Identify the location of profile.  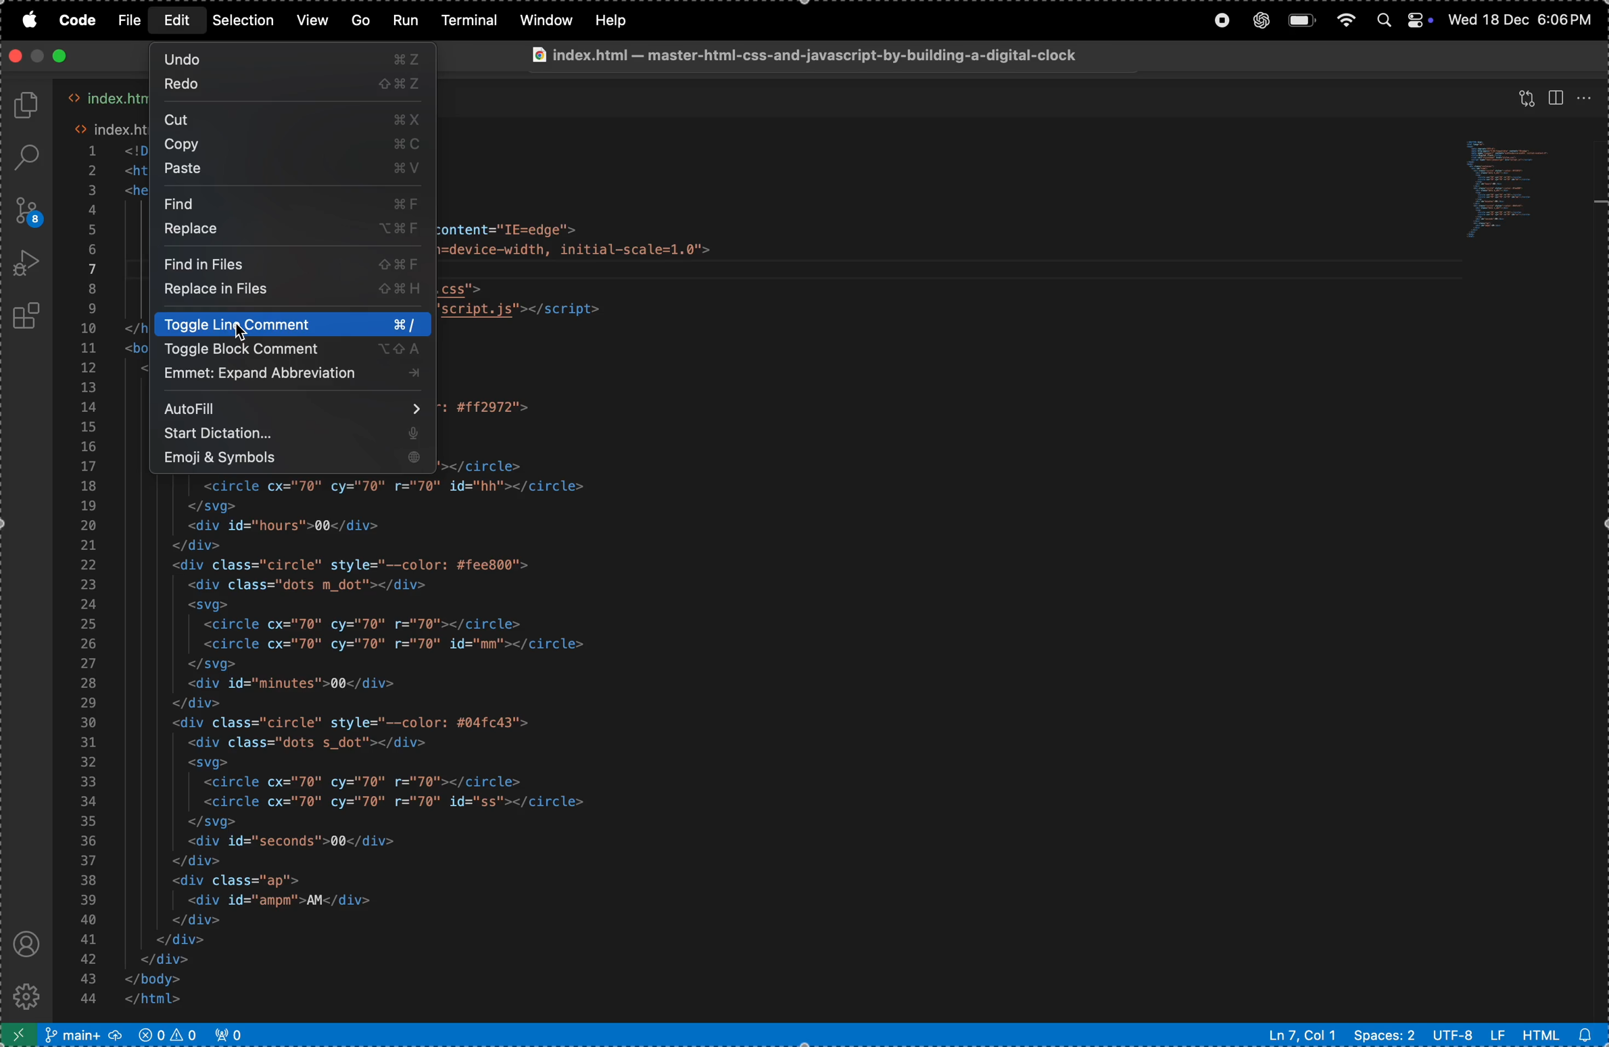
(26, 944).